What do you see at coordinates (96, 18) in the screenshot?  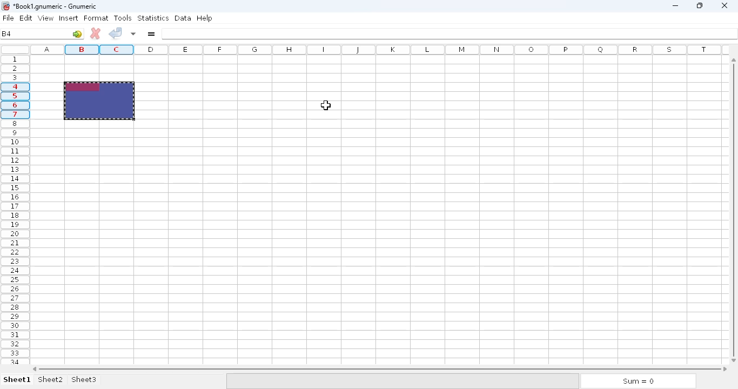 I see `format` at bounding box center [96, 18].